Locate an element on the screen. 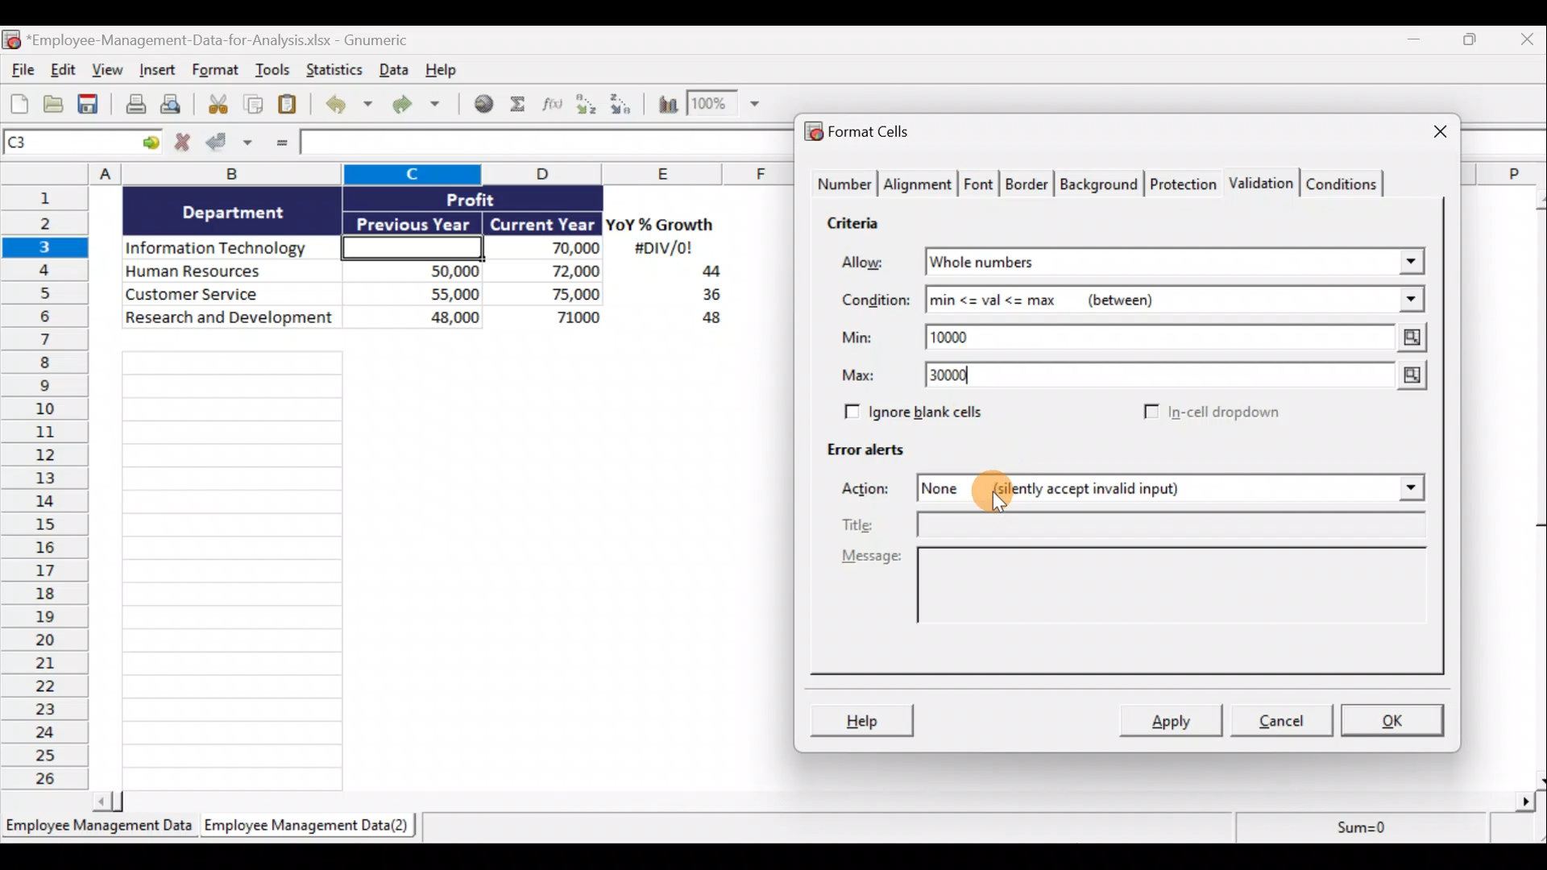 The width and height of the screenshot is (1547, 870). Restore down is located at coordinates (1471, 43).